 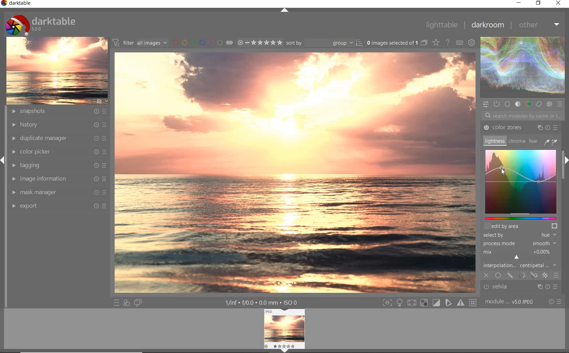 I want to click on EFFECT, so click(x=549, y=104).